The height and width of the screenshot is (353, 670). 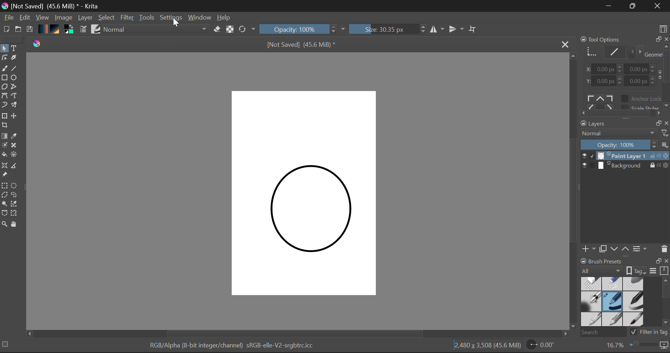 I want to click on logo, so click(x=37, y=42).